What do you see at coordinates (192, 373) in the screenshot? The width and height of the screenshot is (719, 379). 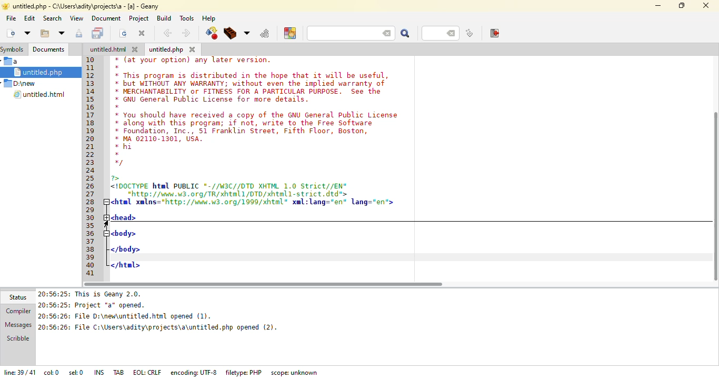 I see `encoding: UTF-8` at bounding box center [192, 373].